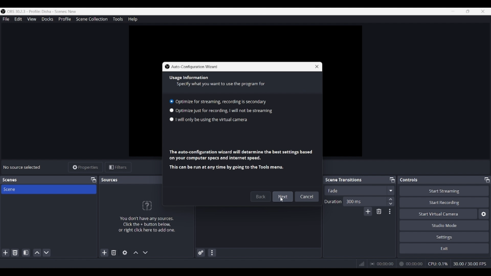  What do you see at coordinates (483, 11) in the screenshot?
I see `Close interface` at bounding box center [483, 11].